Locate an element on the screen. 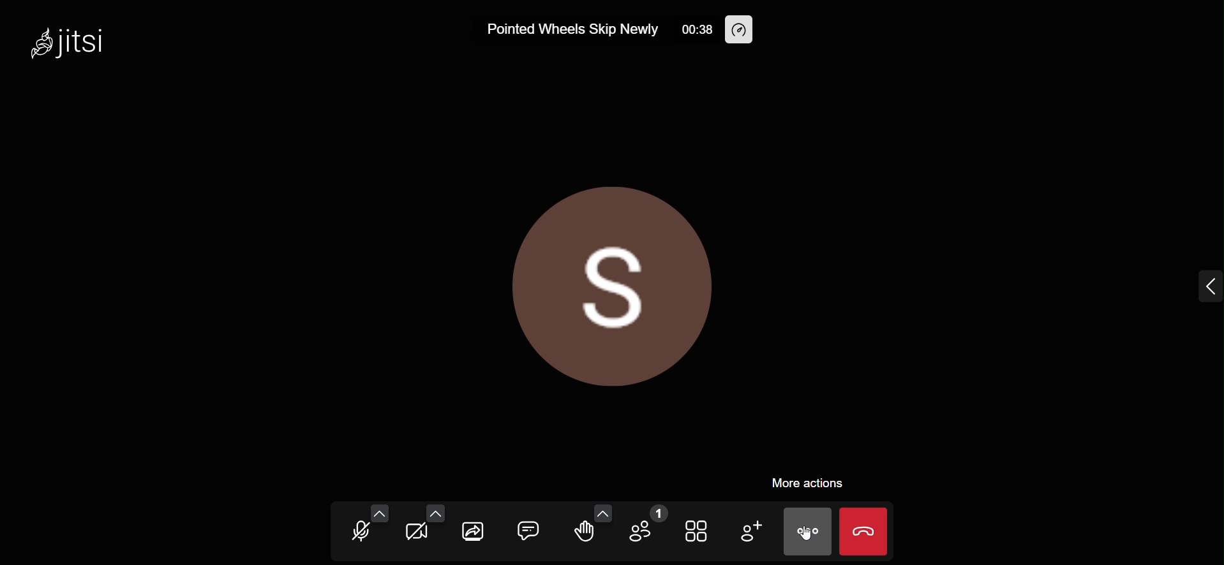 The image size is (1224, 565). more action is located at coordinates (799, 487).